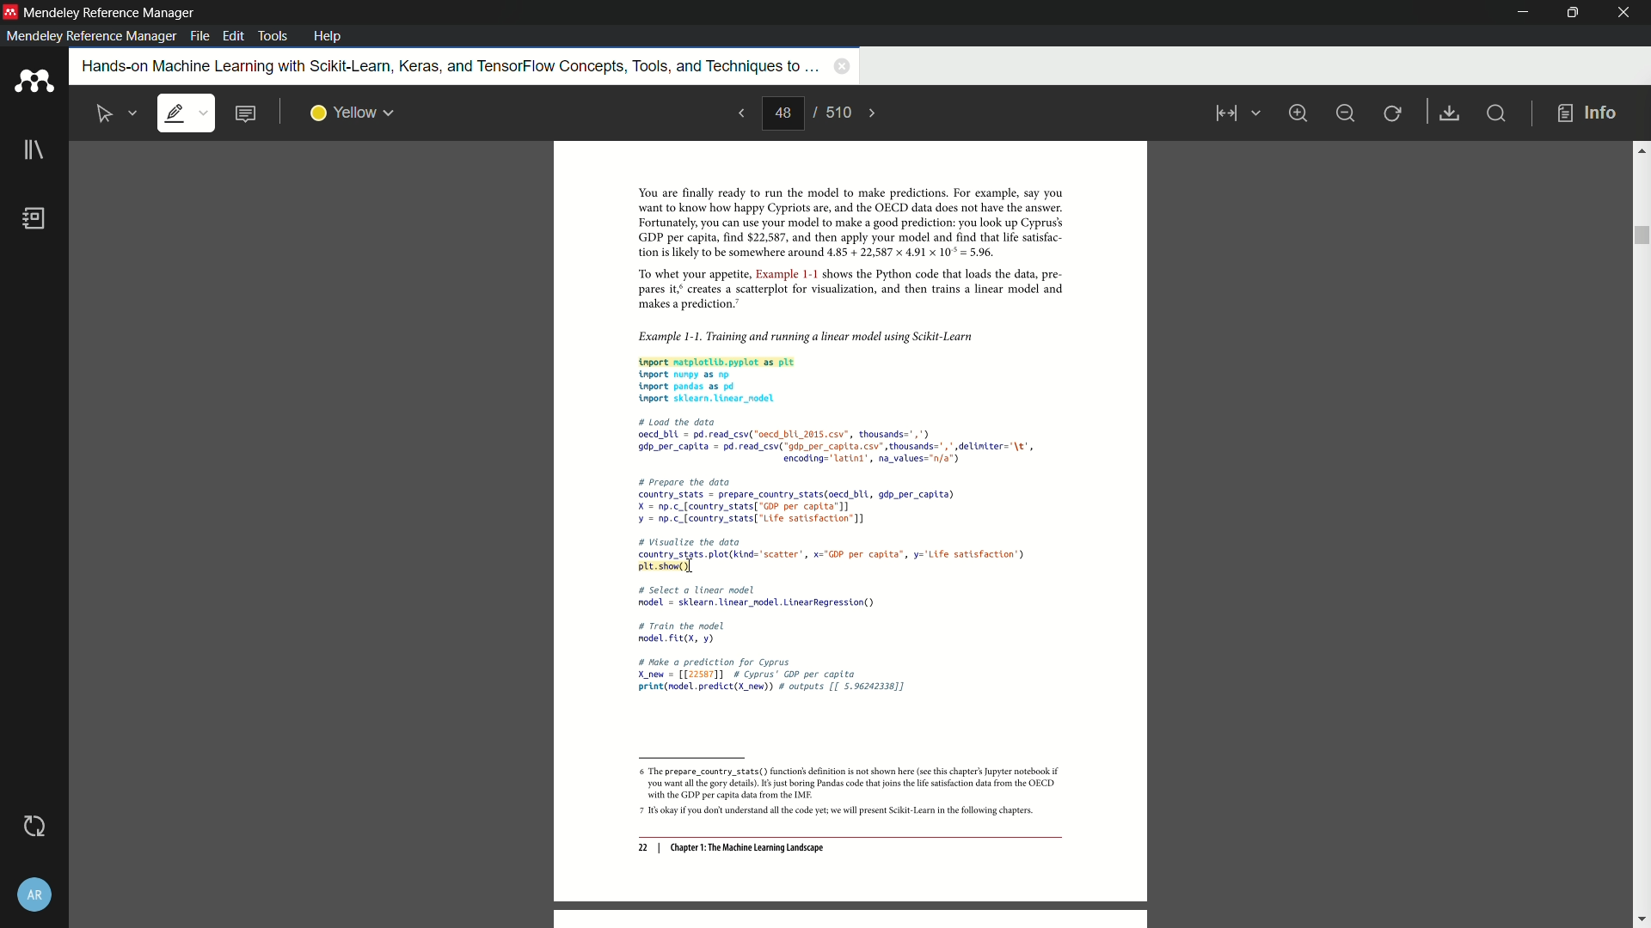  I want to click on rotate, so click(1394, 114).